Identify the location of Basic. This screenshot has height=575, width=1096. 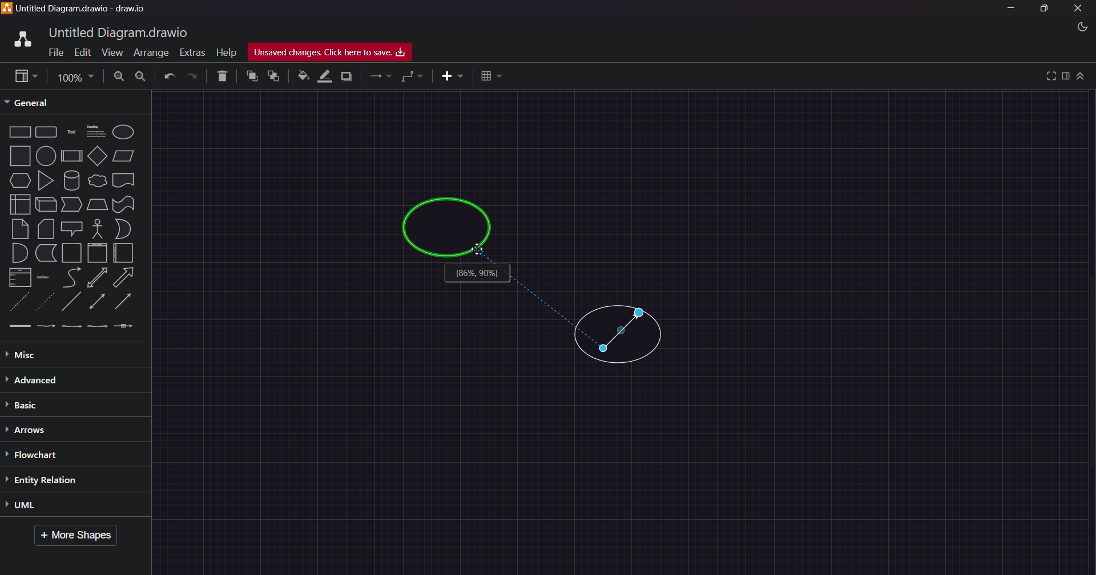
(31, 405).